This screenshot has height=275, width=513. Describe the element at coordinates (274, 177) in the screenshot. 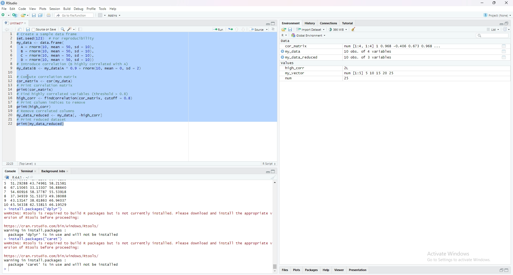

I see `clean` at that location.